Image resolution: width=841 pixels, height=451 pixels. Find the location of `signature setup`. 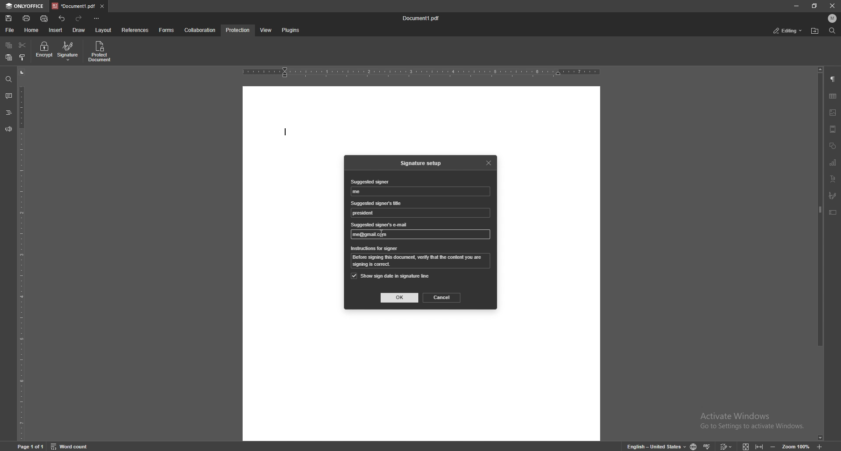

signature setup is located at coordinates (423, 163).